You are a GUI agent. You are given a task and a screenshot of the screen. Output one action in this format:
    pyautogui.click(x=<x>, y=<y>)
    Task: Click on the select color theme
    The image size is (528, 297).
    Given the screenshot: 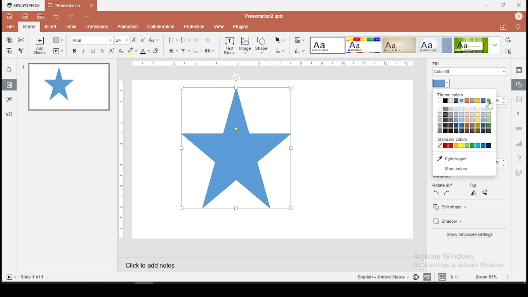 What is the action you would take?
    pyautogui.click(x=300, y=40)
    